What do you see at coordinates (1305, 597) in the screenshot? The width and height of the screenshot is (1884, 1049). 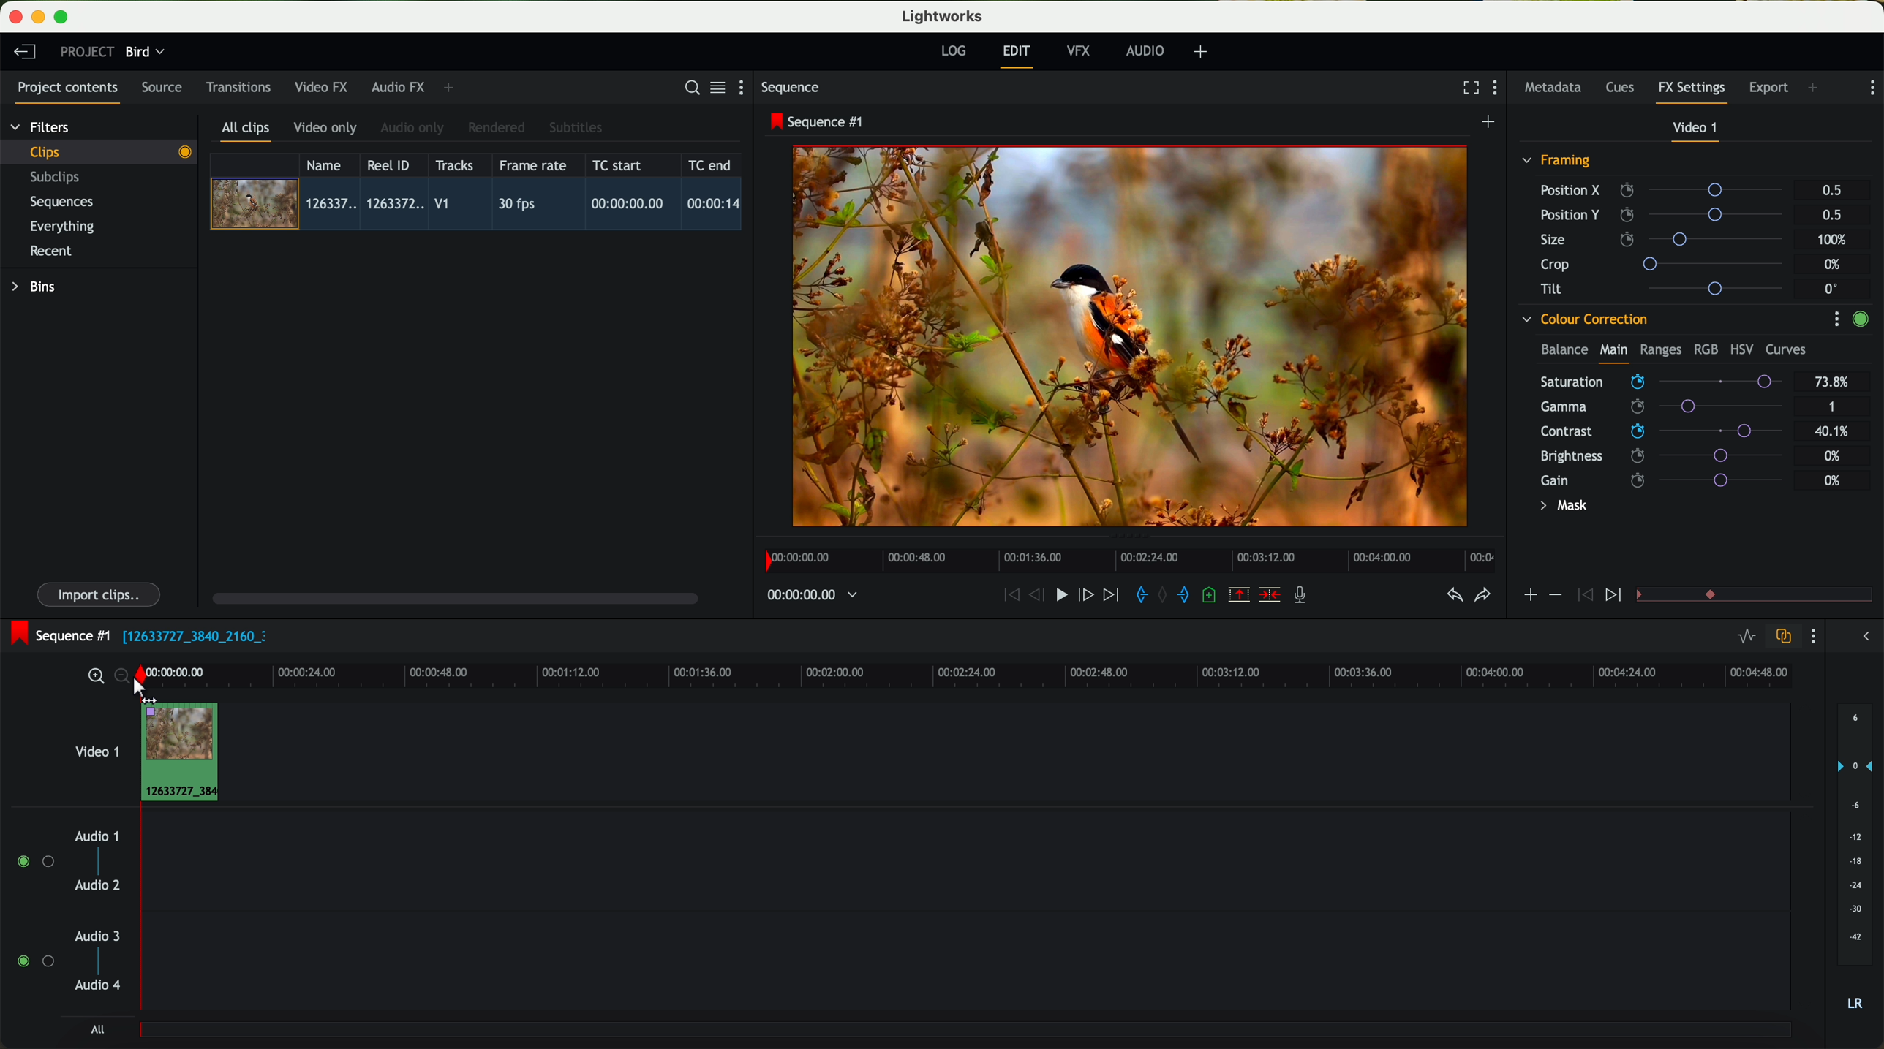 I see `record a voice-over` at bounding box center [1305, 597].